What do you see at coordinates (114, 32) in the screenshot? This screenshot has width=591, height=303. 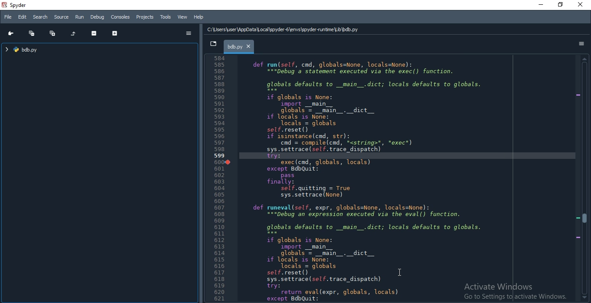 I see `Expand section ` at bounding box center [114, 32].